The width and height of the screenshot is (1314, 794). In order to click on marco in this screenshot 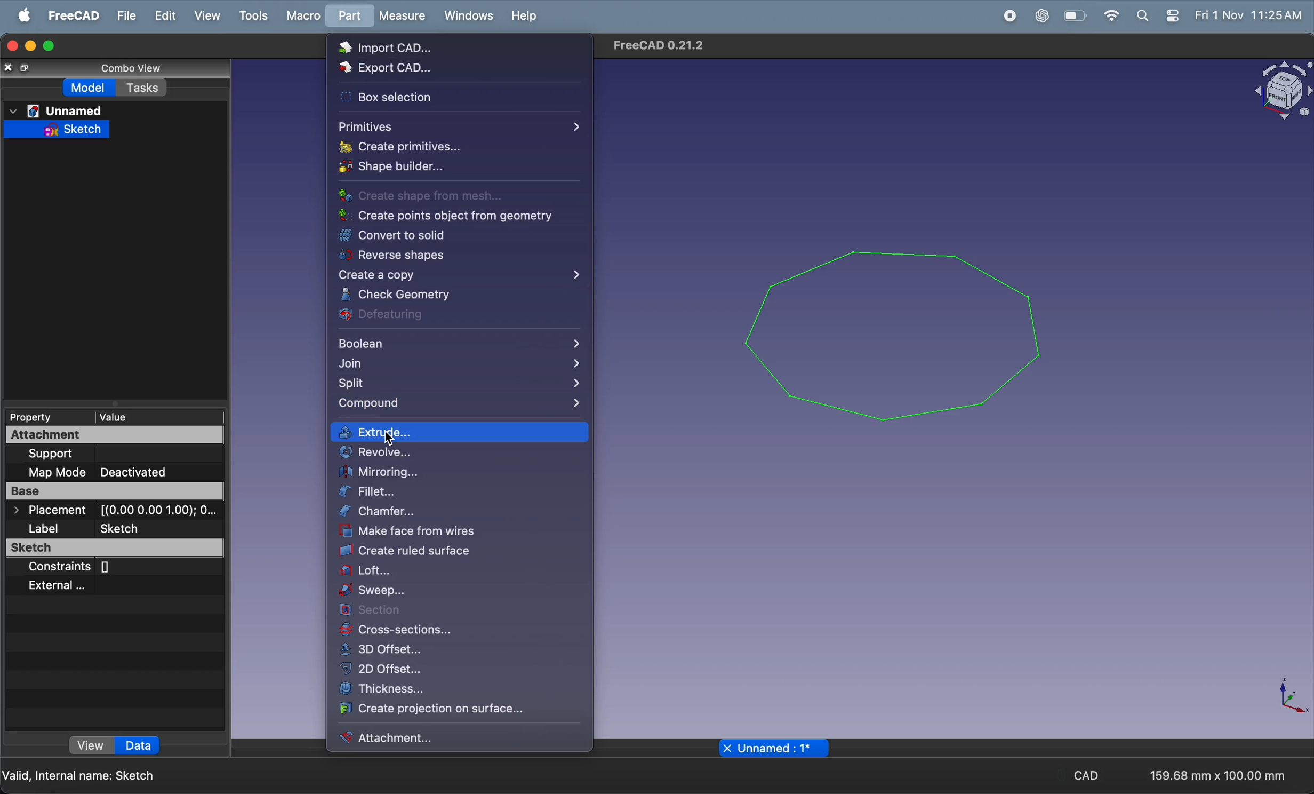, I will do `click(302, 16)`.